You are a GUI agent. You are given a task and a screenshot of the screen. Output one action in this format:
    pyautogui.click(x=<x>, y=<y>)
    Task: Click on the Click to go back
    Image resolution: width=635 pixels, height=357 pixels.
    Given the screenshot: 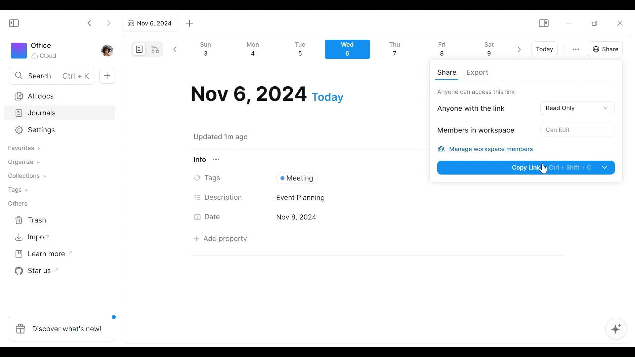 What is the action you would take?
    pyautogui.click(x=90, y=22)
    